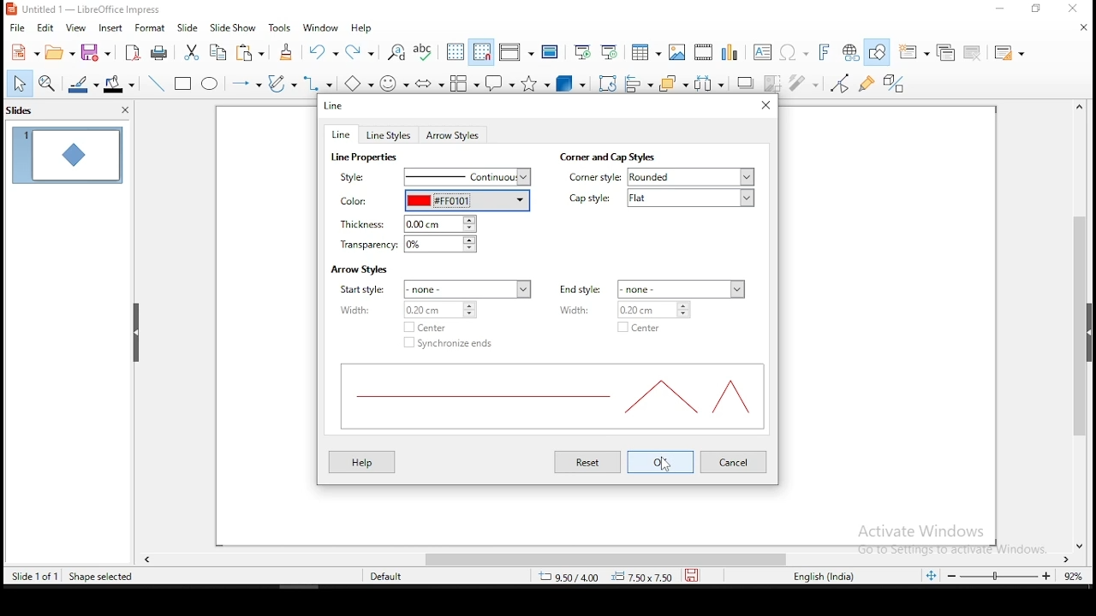 The width and height of the screenshot is (1096, 616). Describe the element at coordinates (362, 50) in the screenshot. I see `redo` at that location.